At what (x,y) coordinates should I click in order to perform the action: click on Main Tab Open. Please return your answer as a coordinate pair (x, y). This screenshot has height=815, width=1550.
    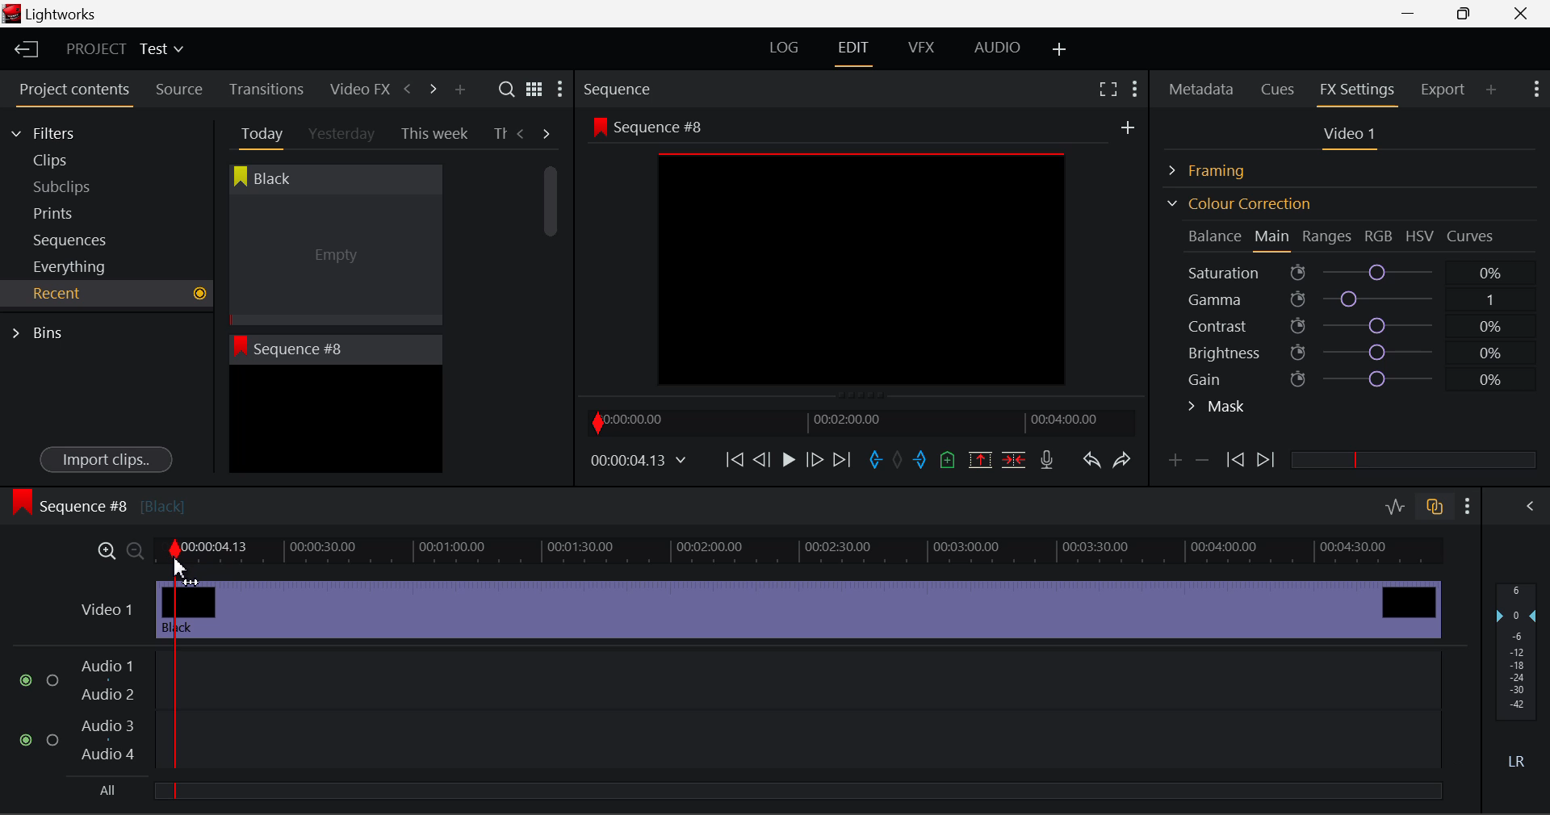
    Looking at the image, I should click on (1273, 238).